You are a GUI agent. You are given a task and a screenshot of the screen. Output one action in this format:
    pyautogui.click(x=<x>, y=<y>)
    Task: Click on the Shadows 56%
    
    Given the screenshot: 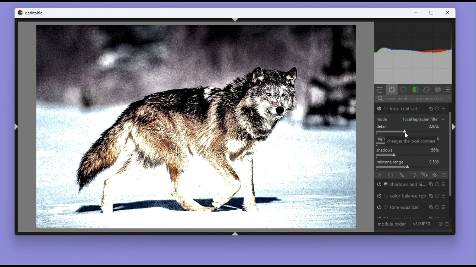 What is the action you would take?
    pyautogui.click(x=412, y=149)
    